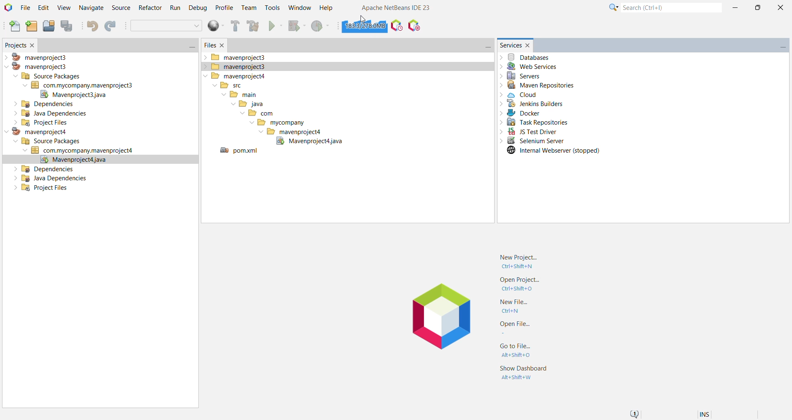 Image resolution: width=792 pixels, height=420 pixels. I want to click on Files window, so click(209, 45).